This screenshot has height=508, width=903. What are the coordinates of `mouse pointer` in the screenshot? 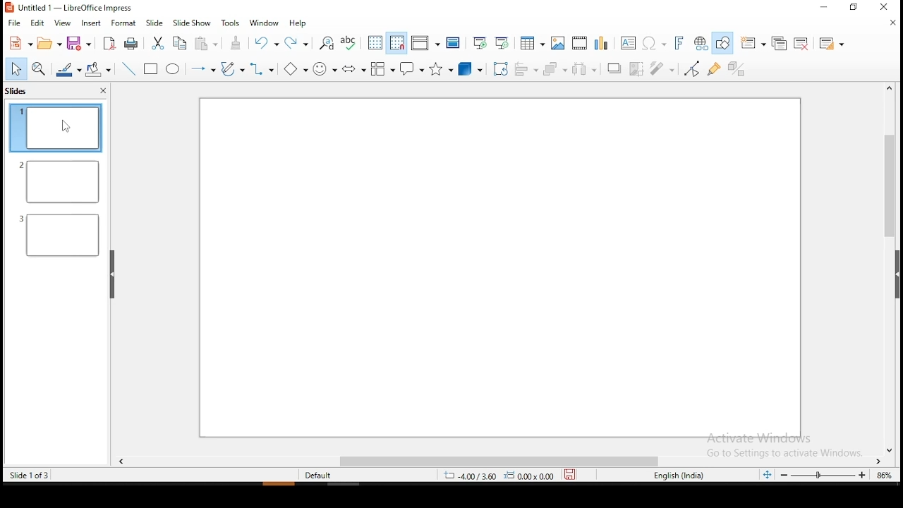 It's located at (68, 126).